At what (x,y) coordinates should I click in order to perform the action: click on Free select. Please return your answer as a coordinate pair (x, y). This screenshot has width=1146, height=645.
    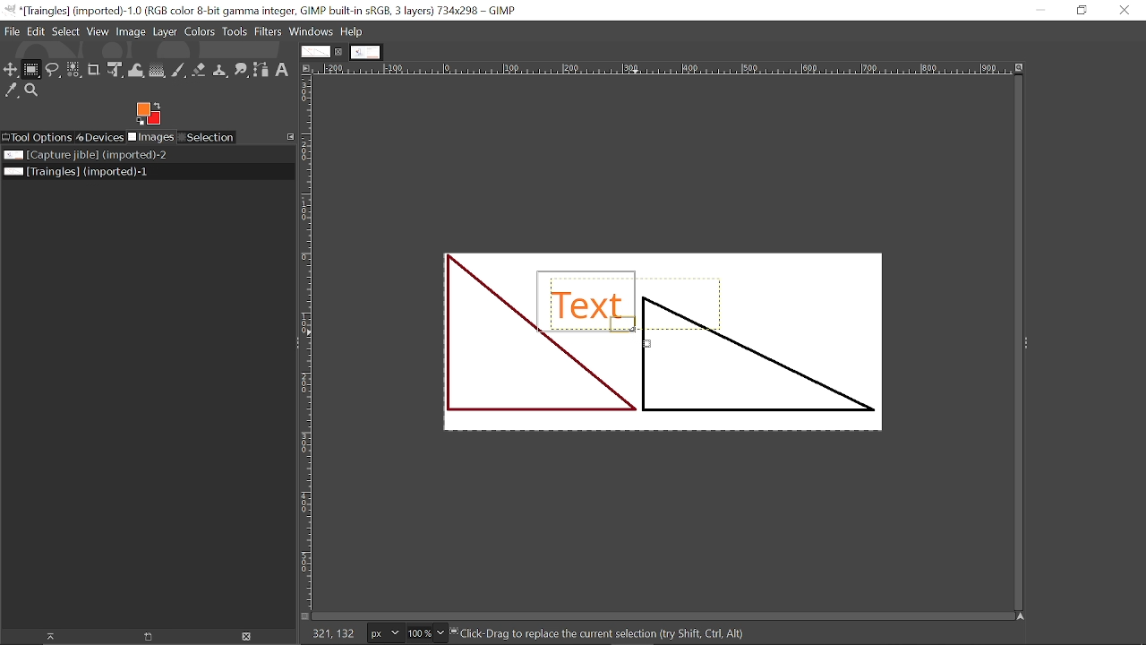
    Looking at the image, I should click on (54, 69).